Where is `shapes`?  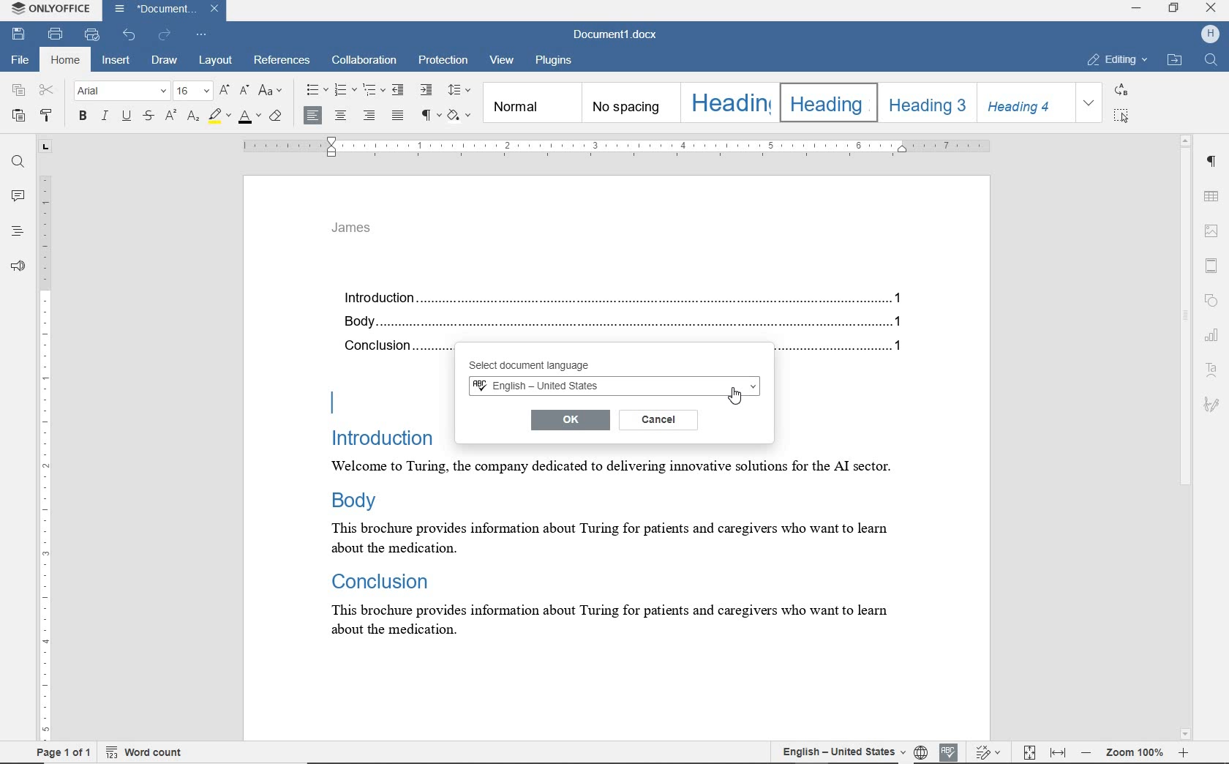
shapes is located at coordinates (1214, 302).